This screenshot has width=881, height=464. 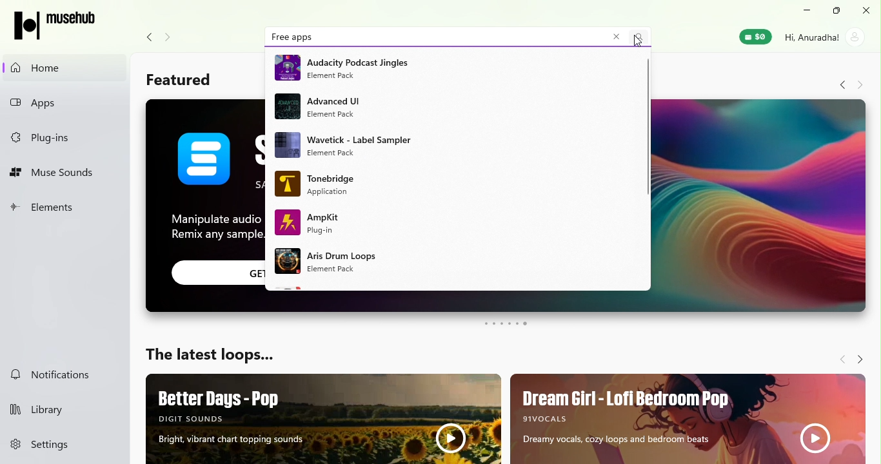 What do you see at coordinates (66, 445) in the screenshot?
I see `Settings` at bounding box center [66, 445].